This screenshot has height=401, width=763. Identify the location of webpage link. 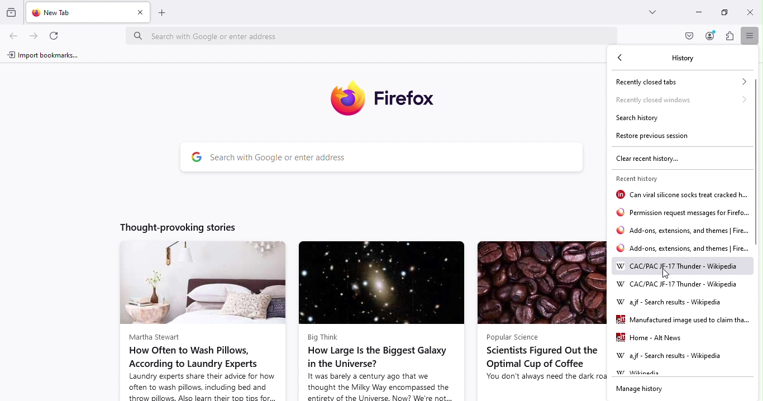
(655, 340).